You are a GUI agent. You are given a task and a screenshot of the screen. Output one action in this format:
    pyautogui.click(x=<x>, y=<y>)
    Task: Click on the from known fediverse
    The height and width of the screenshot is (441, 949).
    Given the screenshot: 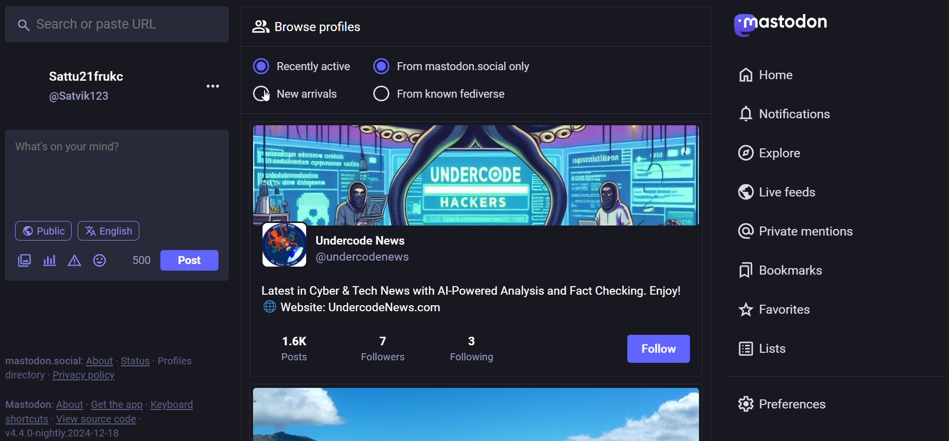 What is the action you would take?
    pyautogui.click(x=442, y=93)
    